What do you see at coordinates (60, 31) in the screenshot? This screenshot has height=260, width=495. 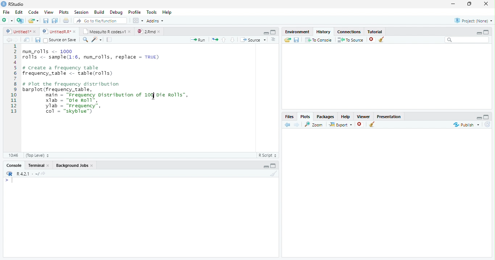 I see `© UntitedRR* *` at bounding box center [60, 31].